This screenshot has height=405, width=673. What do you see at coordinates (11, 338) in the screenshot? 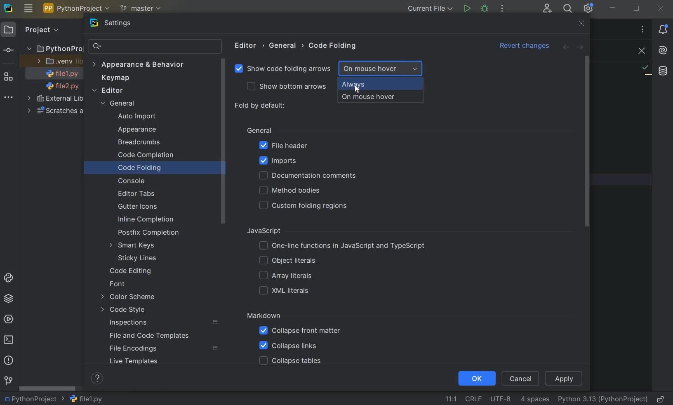
I see `TERMINAL` at bounding box center [11, 338].